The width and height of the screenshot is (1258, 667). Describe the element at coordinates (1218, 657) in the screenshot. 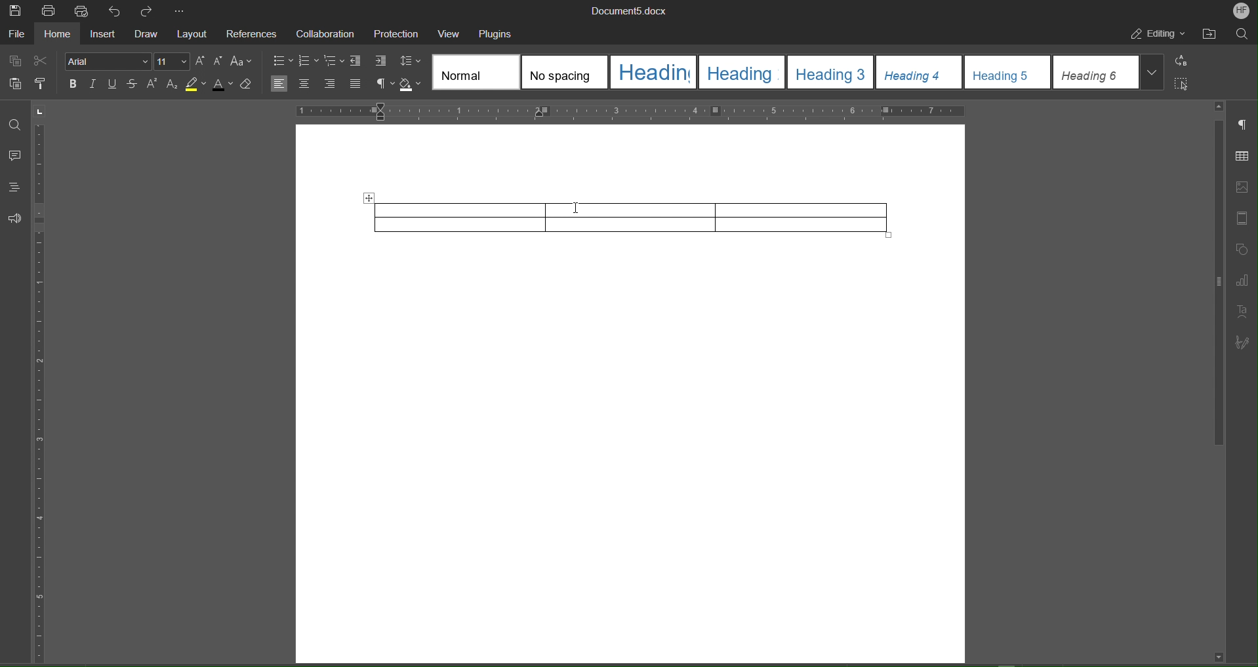

I see `scroll down` at that location.